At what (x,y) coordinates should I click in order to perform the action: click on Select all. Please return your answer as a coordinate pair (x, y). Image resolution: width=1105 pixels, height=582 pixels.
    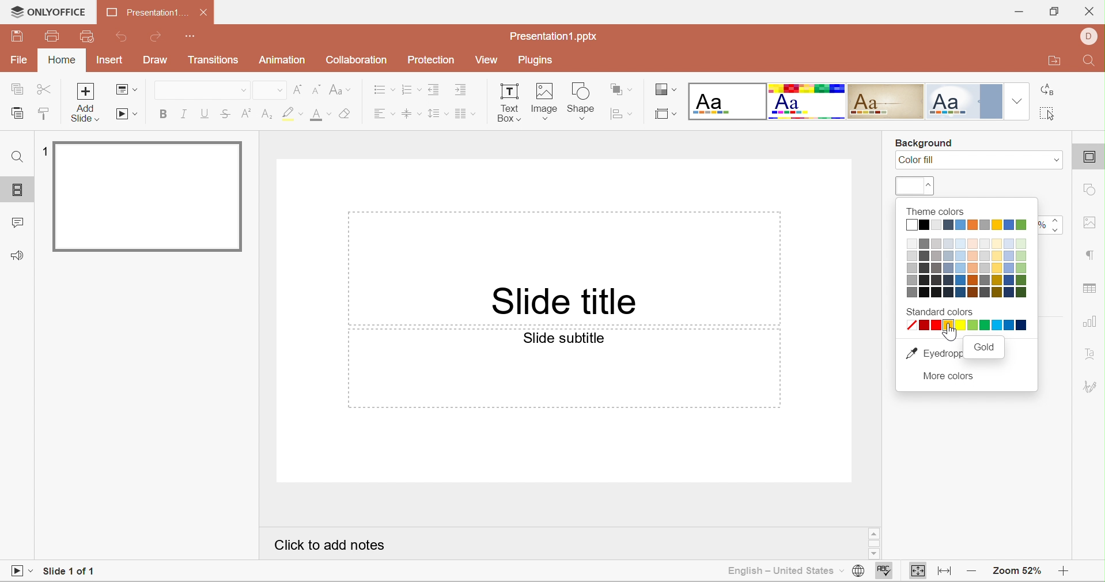
    Looking at the image, I should click on (1049, 115).